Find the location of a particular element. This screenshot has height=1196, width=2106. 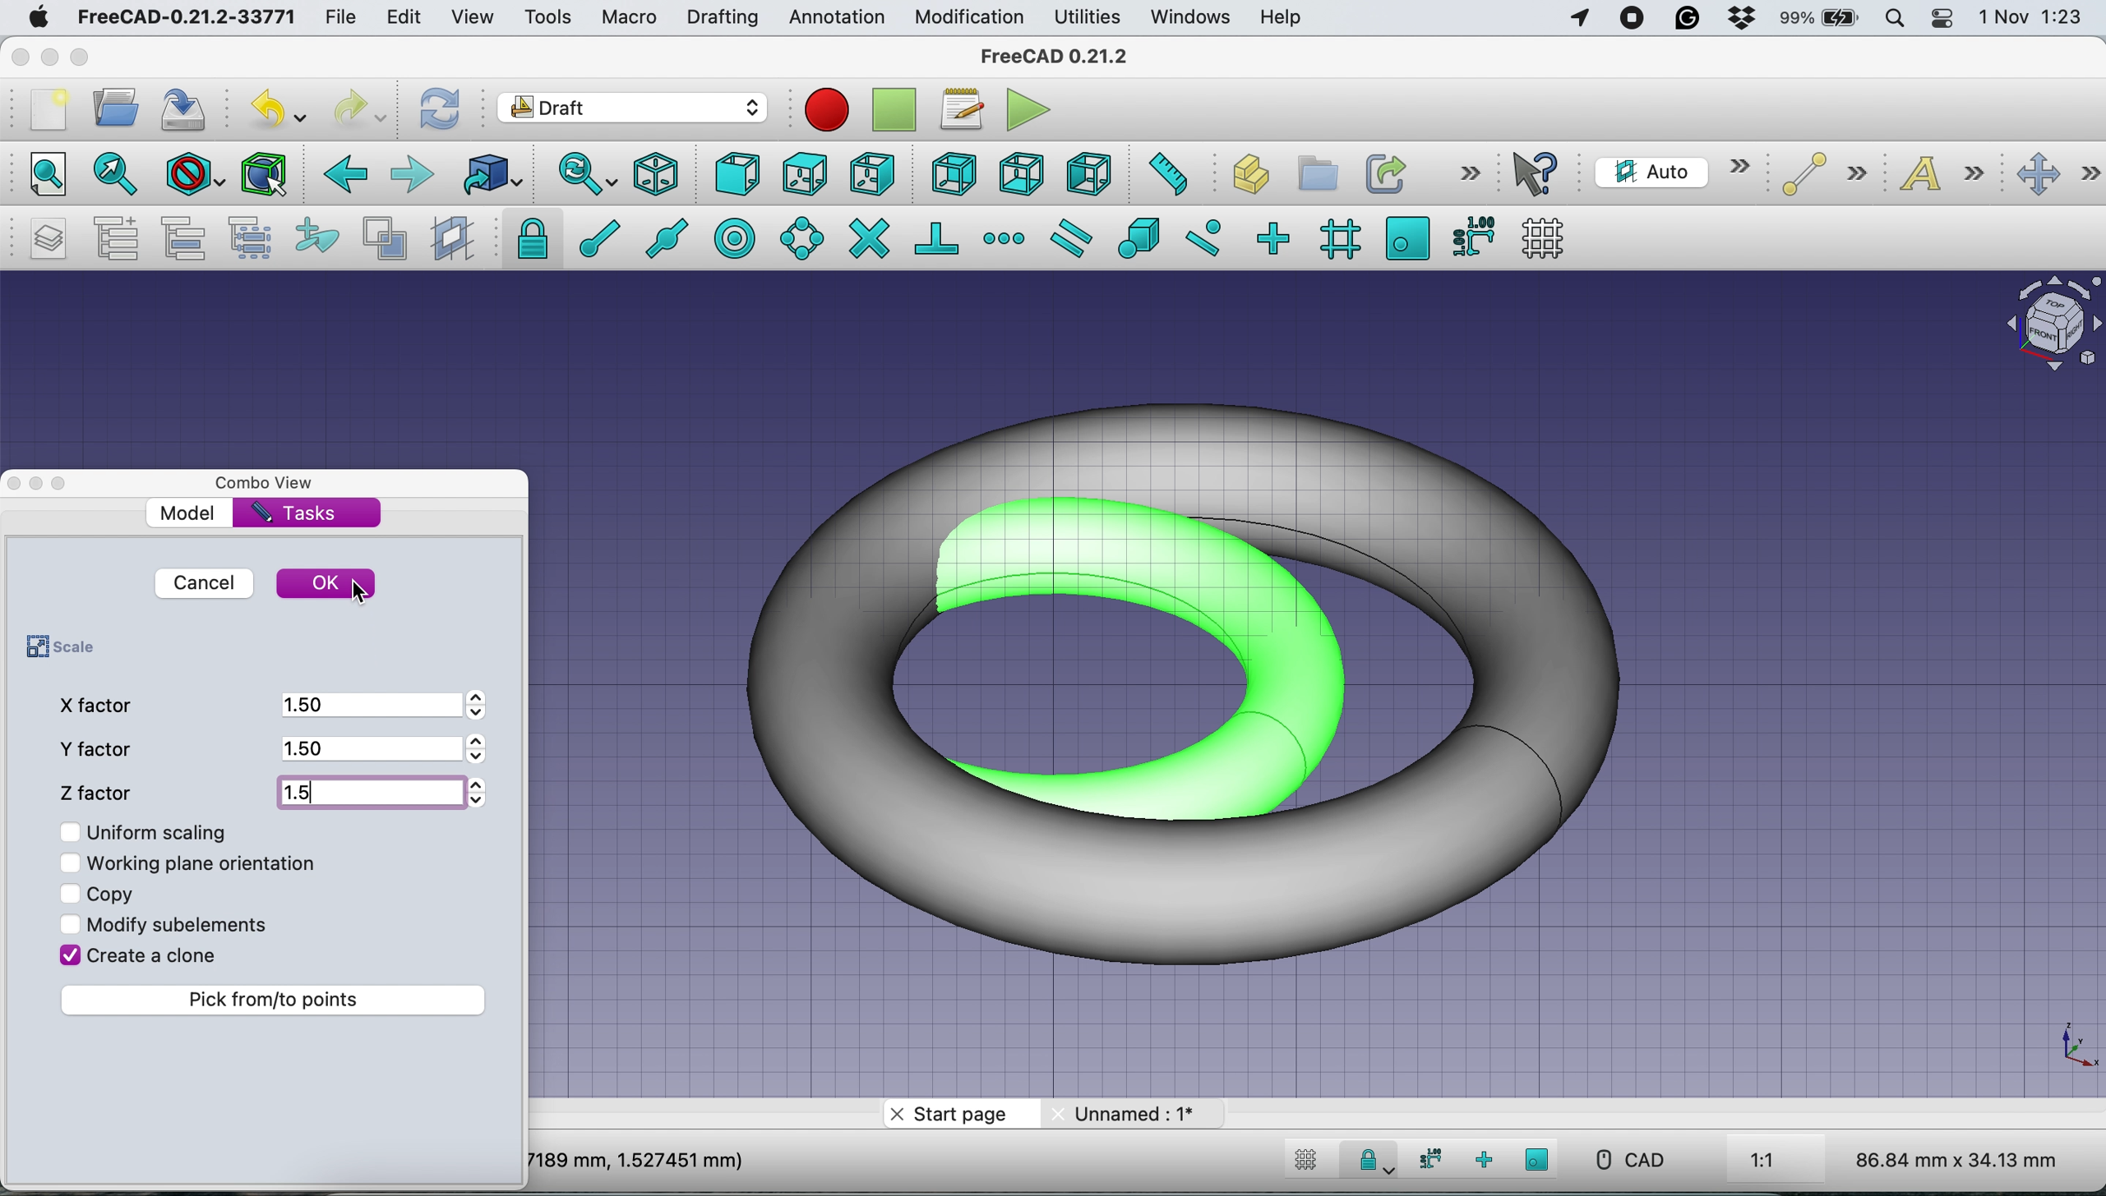

snap dimensions is located at coordinates (1427, 1159).